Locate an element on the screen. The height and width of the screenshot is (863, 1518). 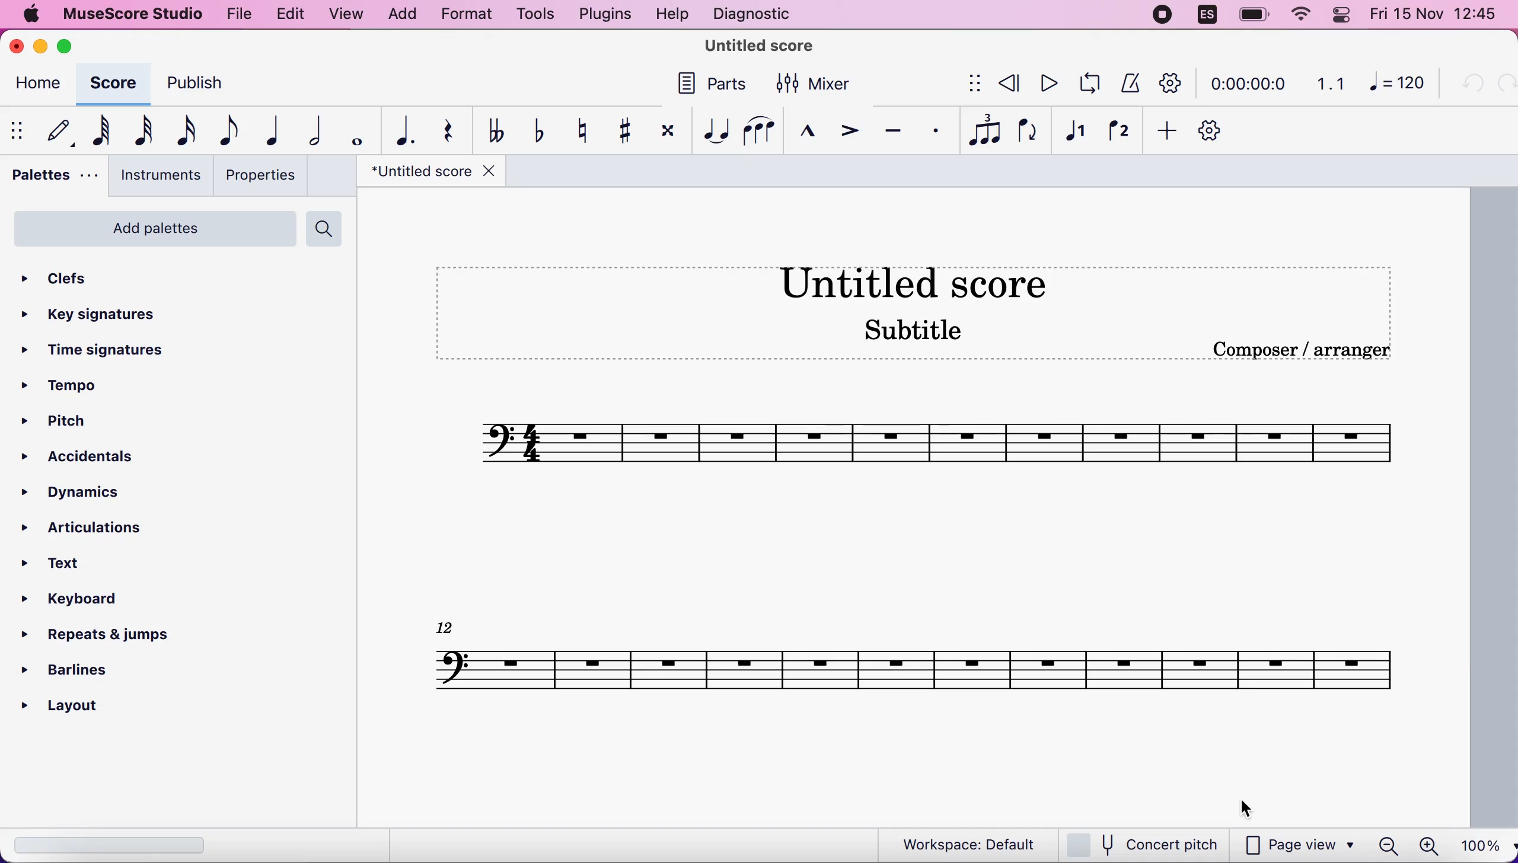
Palettes is located at coordinates (56, 173).